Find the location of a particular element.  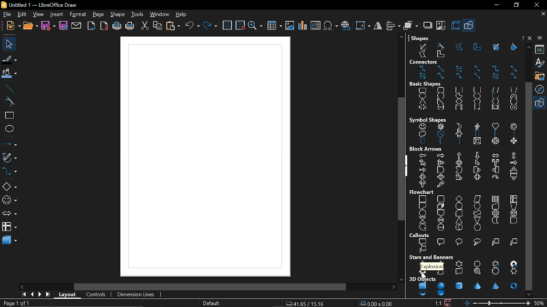

help is located at coordinates (182, 14).